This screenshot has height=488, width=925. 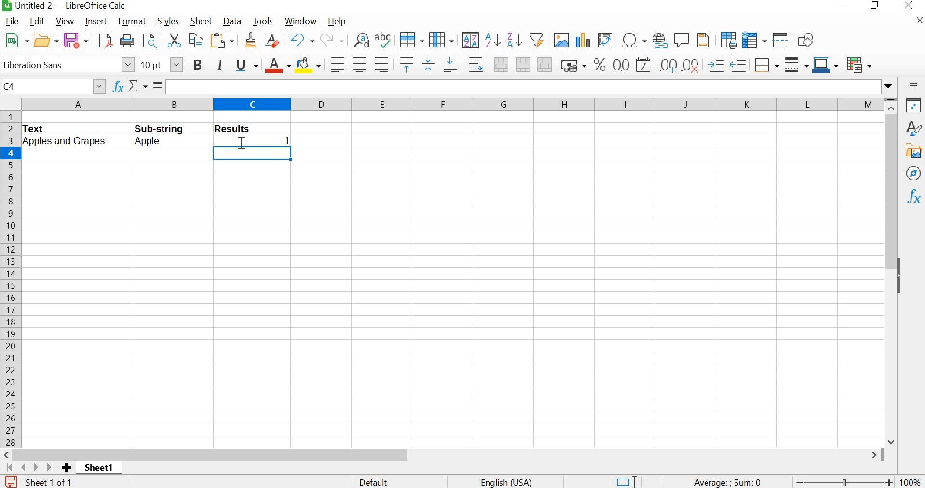 What do you see at coordinates (919, 20) in the screenshot?
I see `close document` at bounding box center [919, 20].